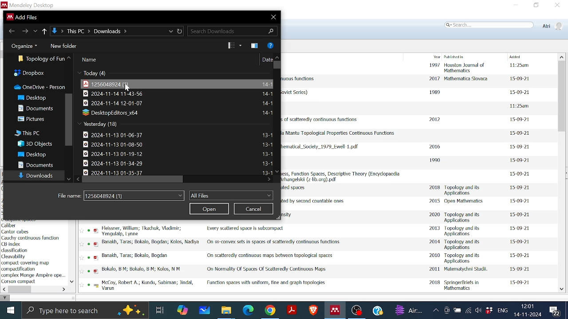 Image resolution: width=568 pixels, height=319 pixels. Describe the element at coordinates (82, 258) in the screenshot. I see `Favourite` at that location.